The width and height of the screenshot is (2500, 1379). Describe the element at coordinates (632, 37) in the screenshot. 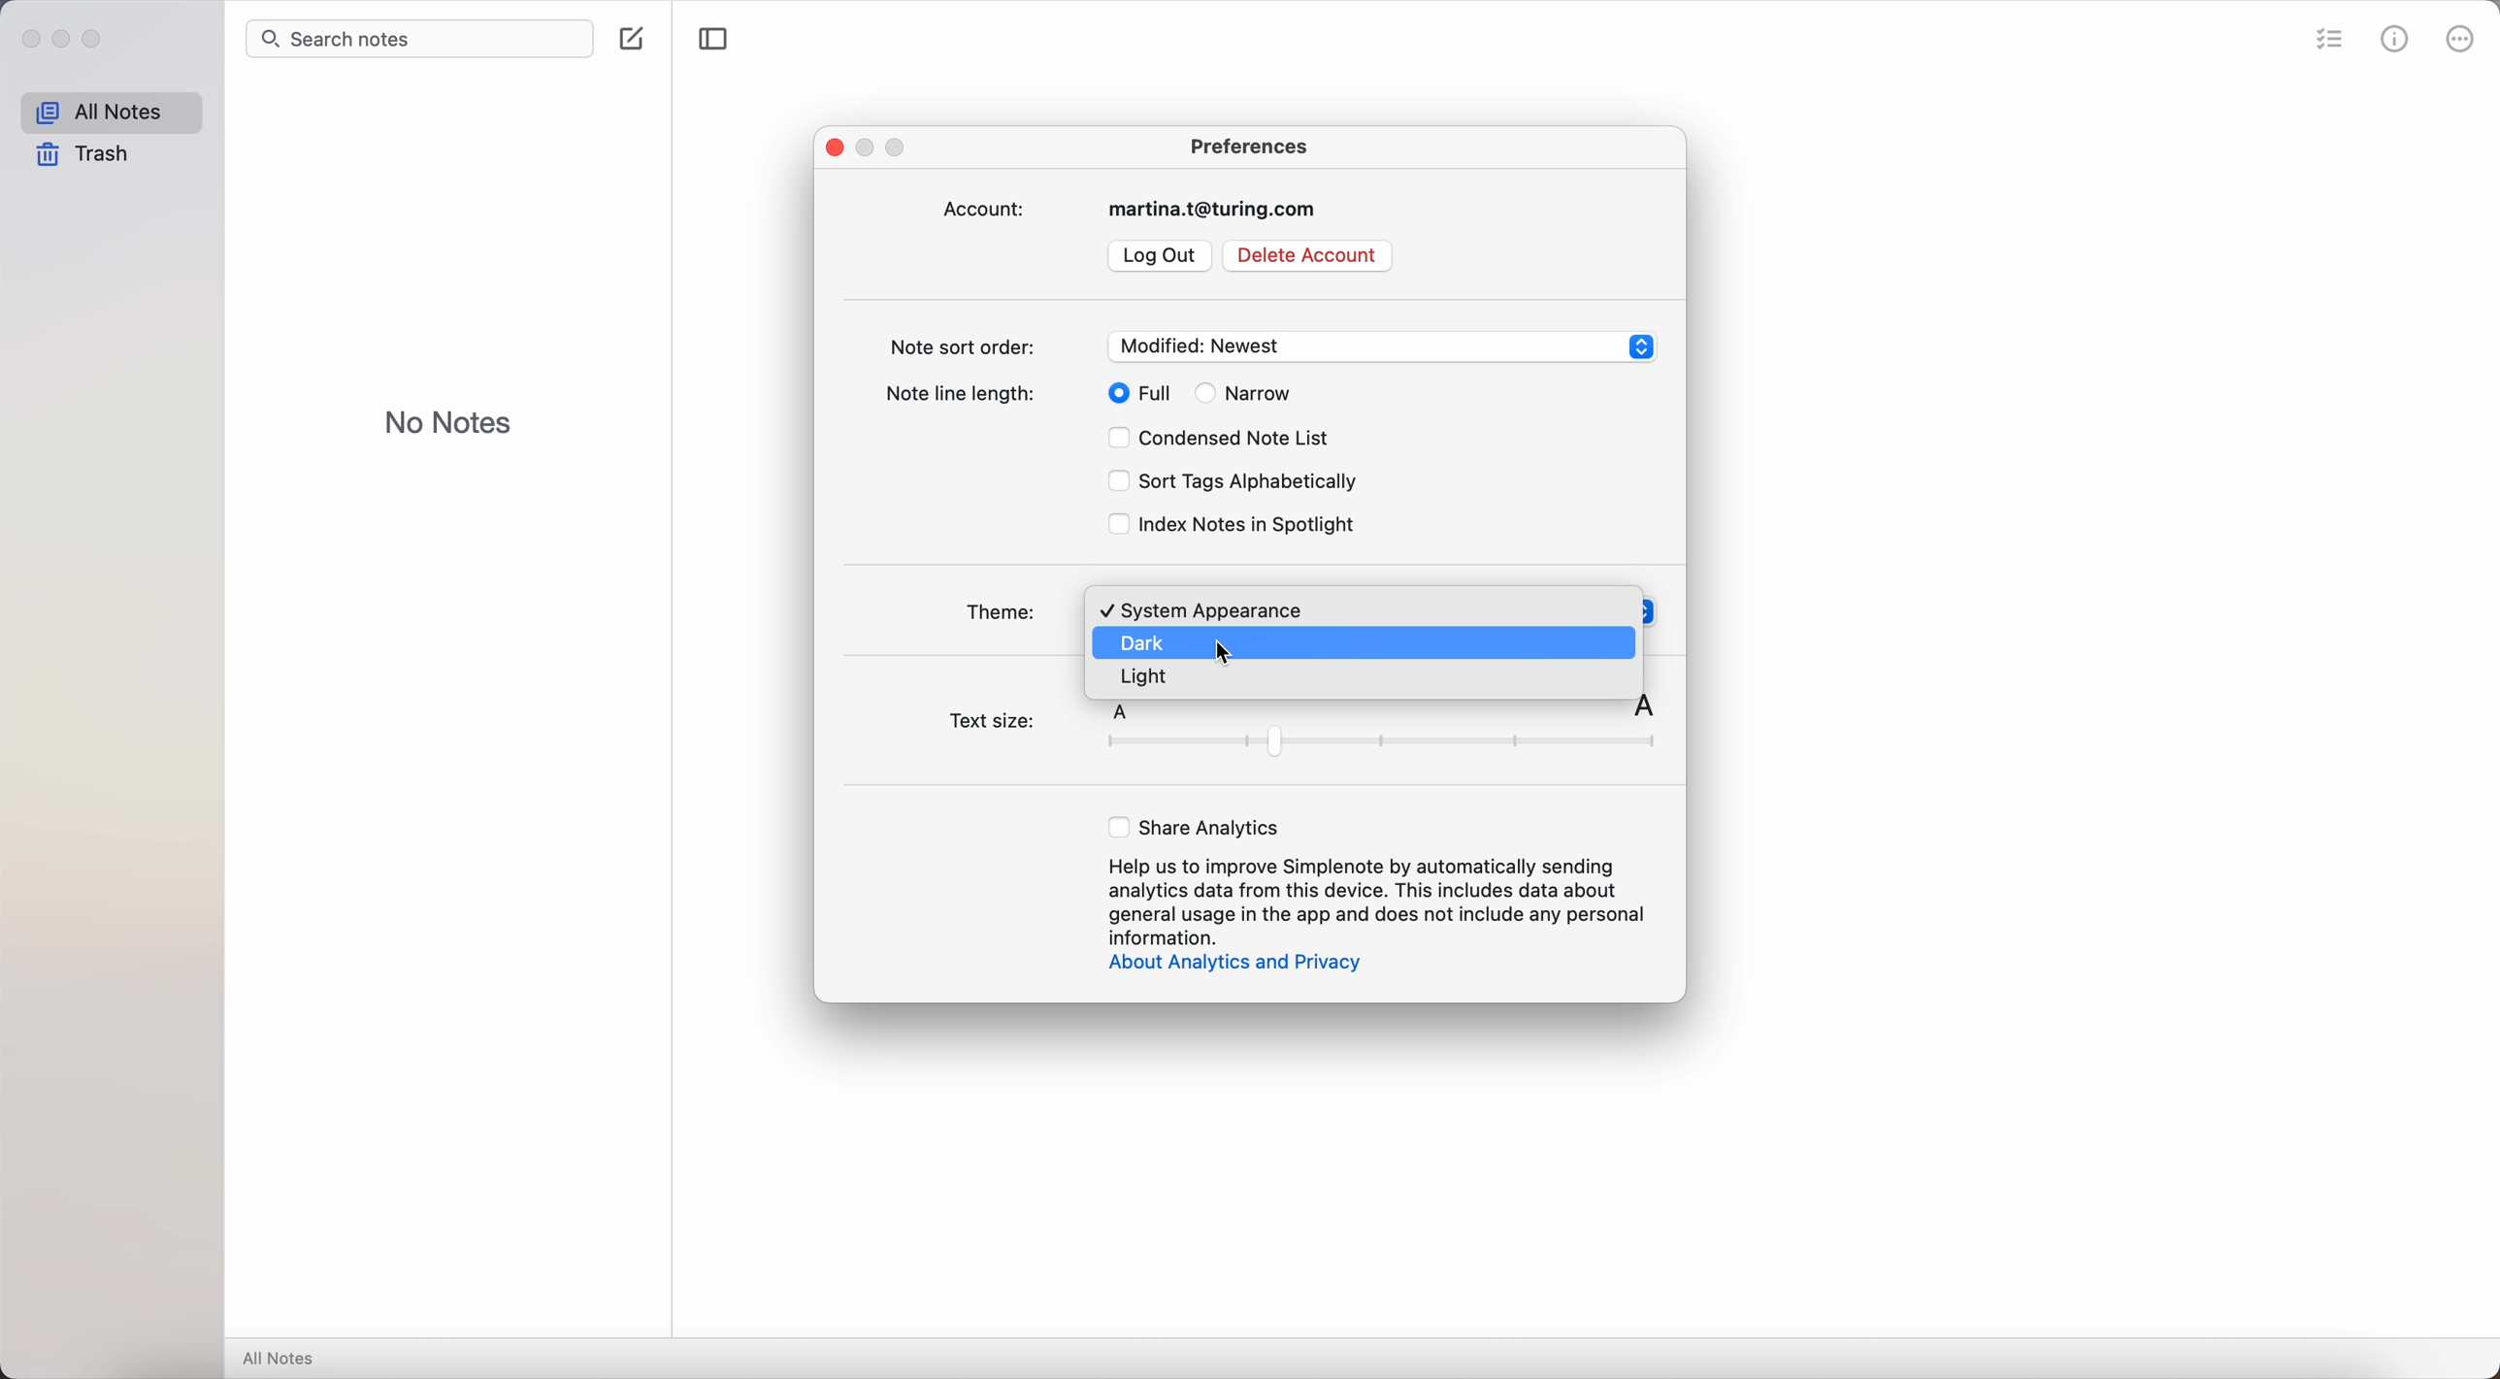

I see `create note` at that location.